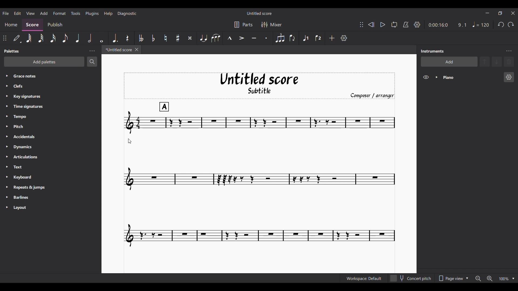  I want to click on Publish section, so click(56, 24).